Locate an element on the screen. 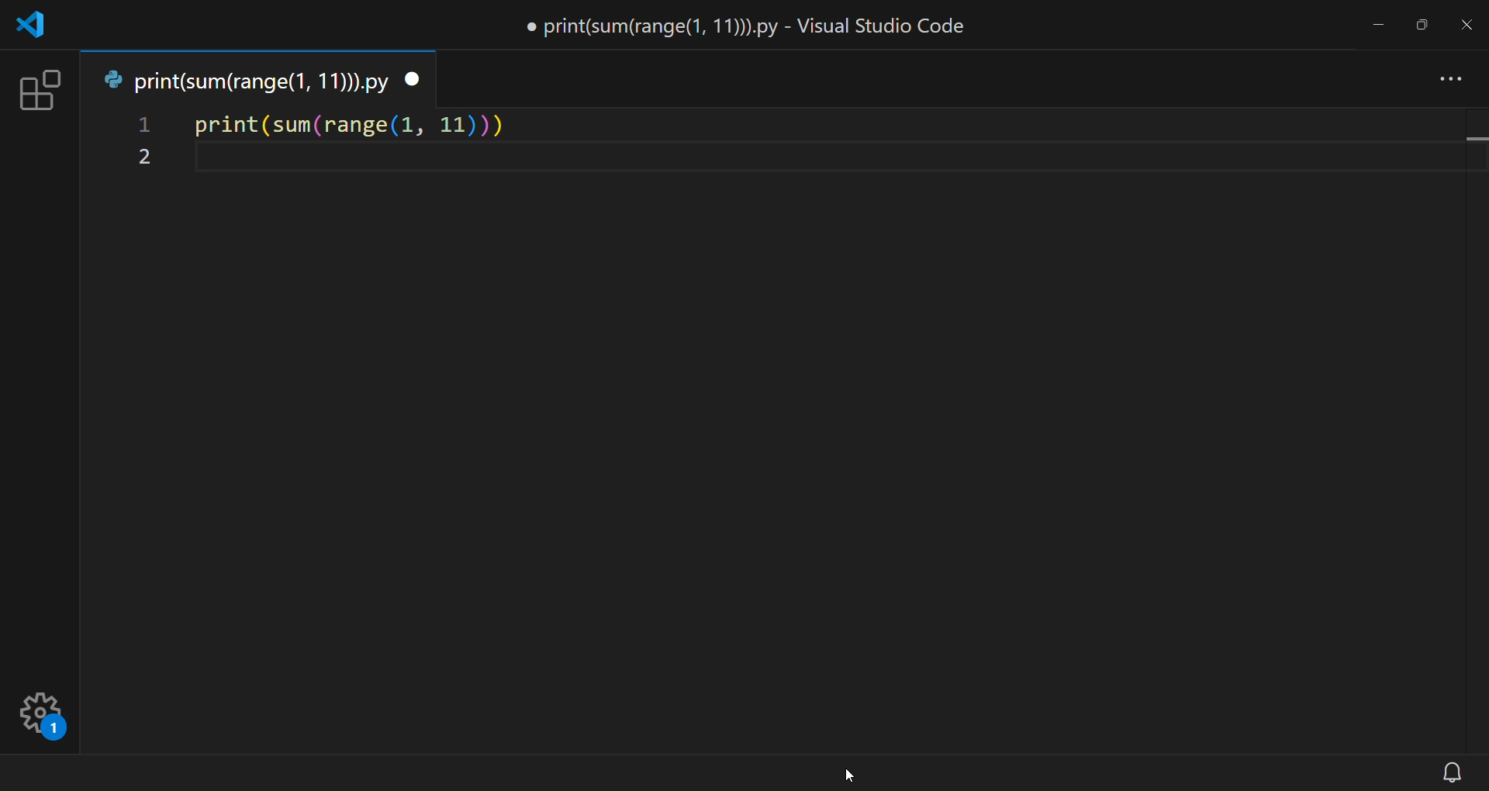  print(sum(range(1, 11))) is located at coordinates (350, 122).